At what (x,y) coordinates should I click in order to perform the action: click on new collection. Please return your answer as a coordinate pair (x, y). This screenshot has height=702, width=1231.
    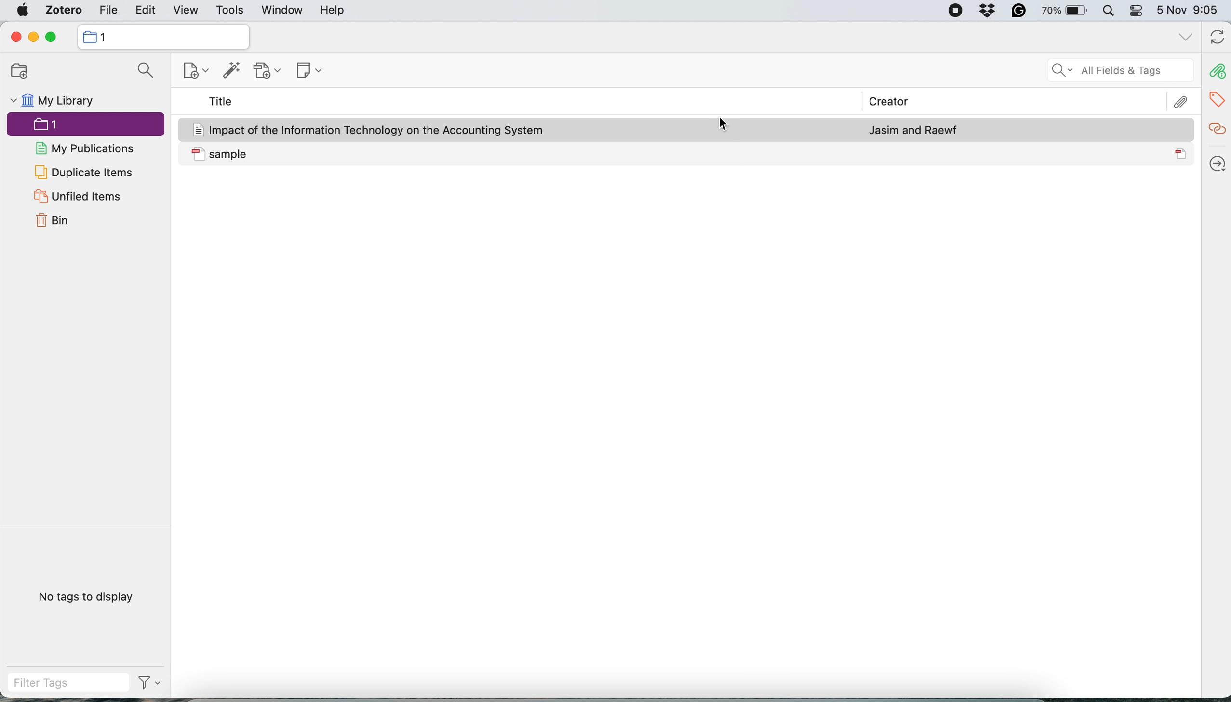
    Looking at the image, I should click on (15, 71).